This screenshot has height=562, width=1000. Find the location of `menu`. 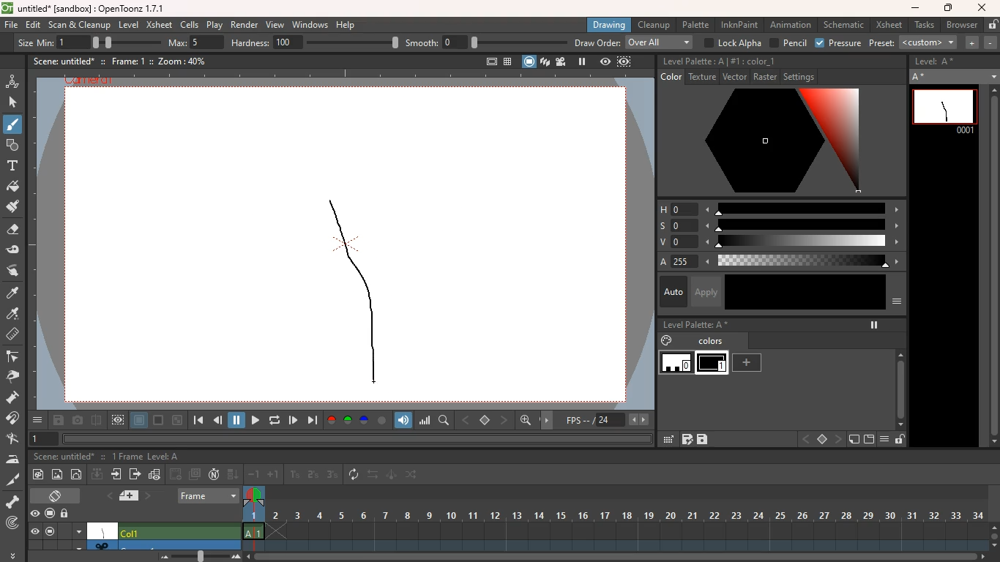

menu is located at coordinates (887, 440).